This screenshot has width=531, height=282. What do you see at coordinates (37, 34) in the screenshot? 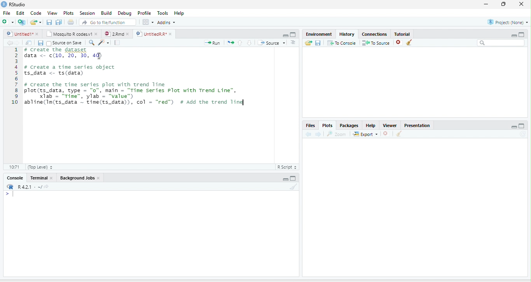
I see `close` at bounding box center [37, 34].